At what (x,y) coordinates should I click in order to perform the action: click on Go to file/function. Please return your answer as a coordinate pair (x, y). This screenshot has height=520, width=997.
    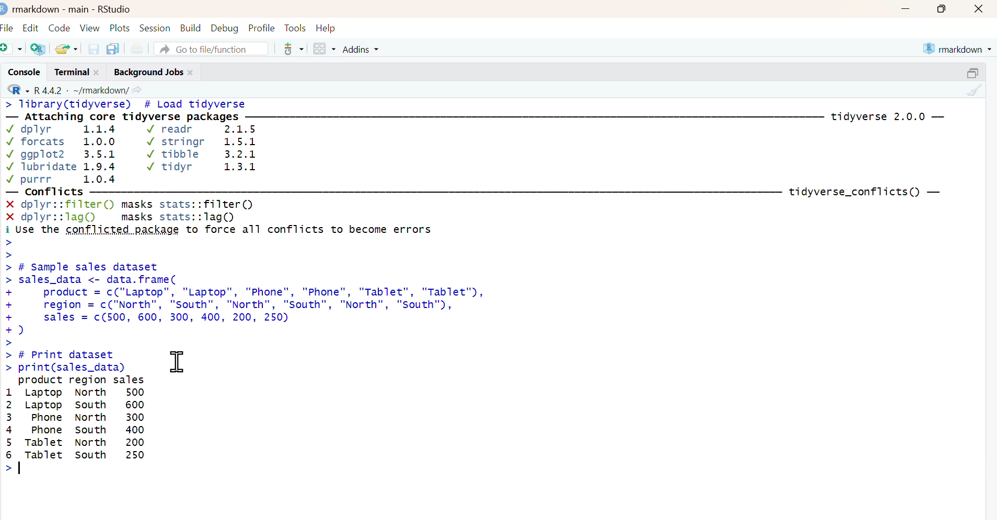
    Looking at the image, I should click on (212, 48).